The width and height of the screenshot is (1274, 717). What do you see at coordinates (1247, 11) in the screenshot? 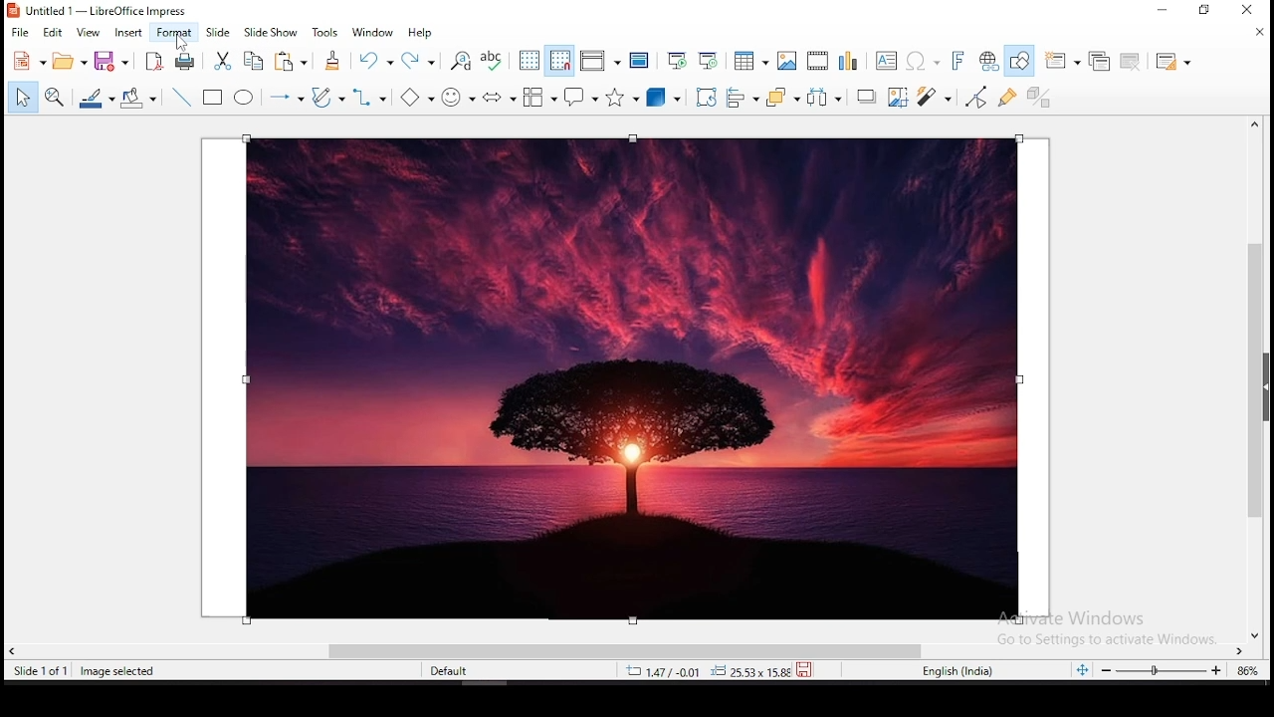
I see `close window` at bounding box center [1247, 11].